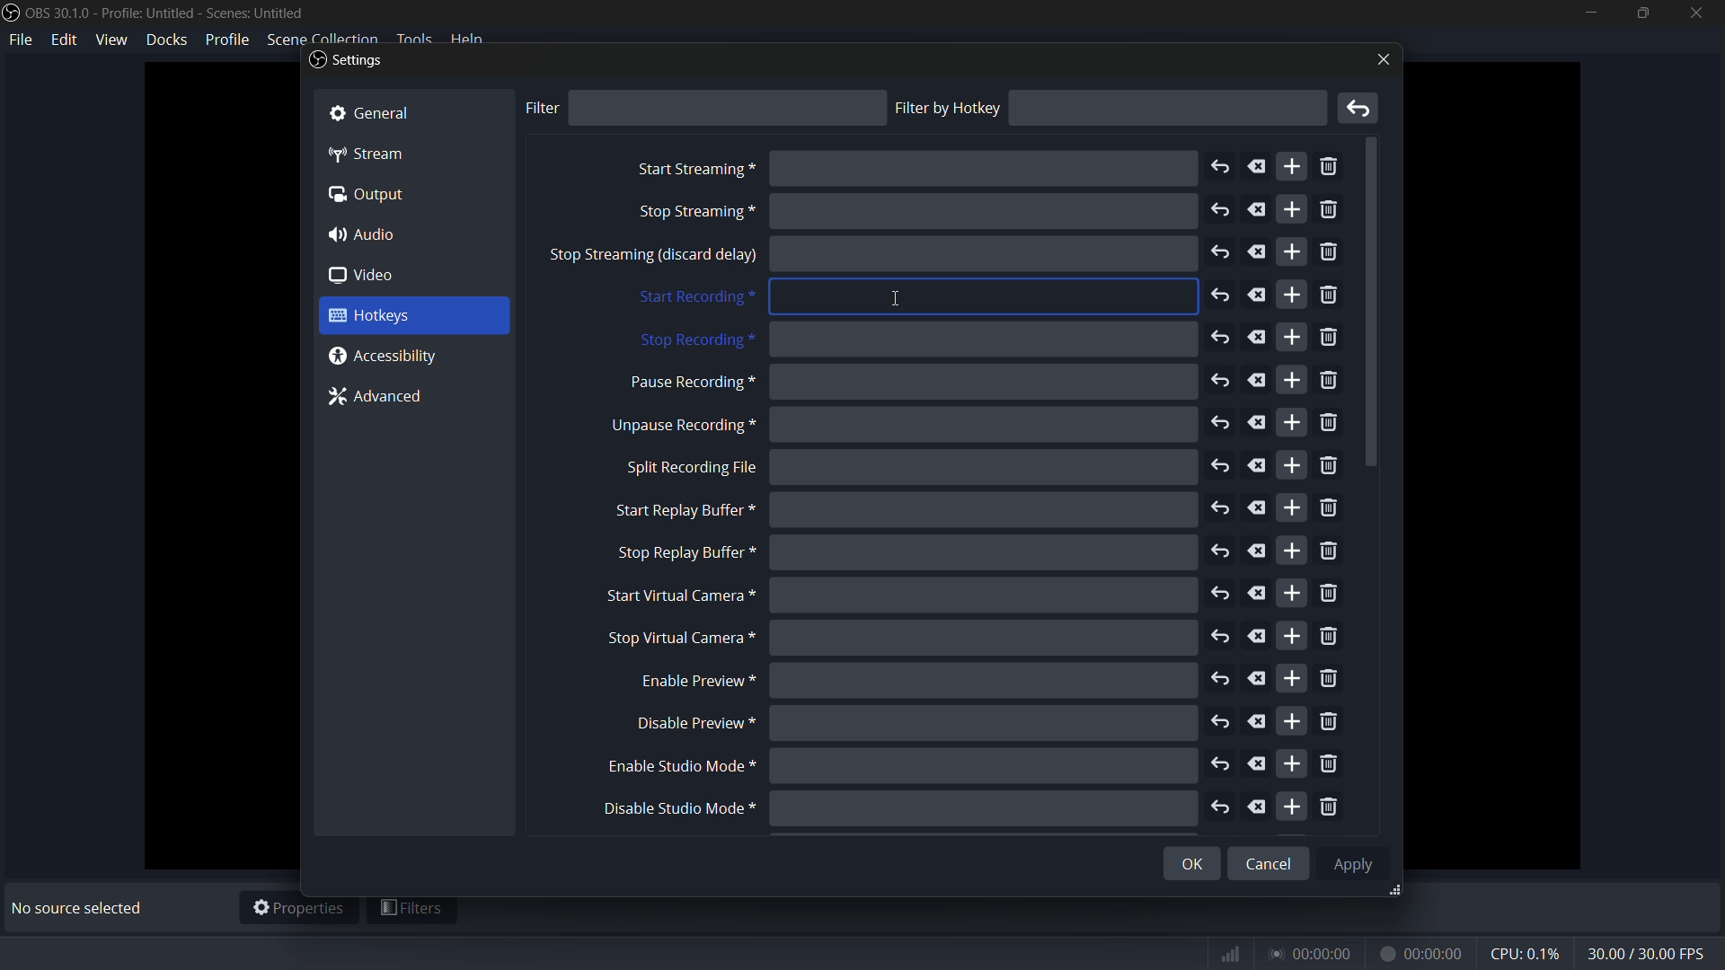 This screenshot has width=1725, height=970. What do you see at coordinates (1329, 339) in the screenshot?
I see `remove` at bounding box center [1329, 339].